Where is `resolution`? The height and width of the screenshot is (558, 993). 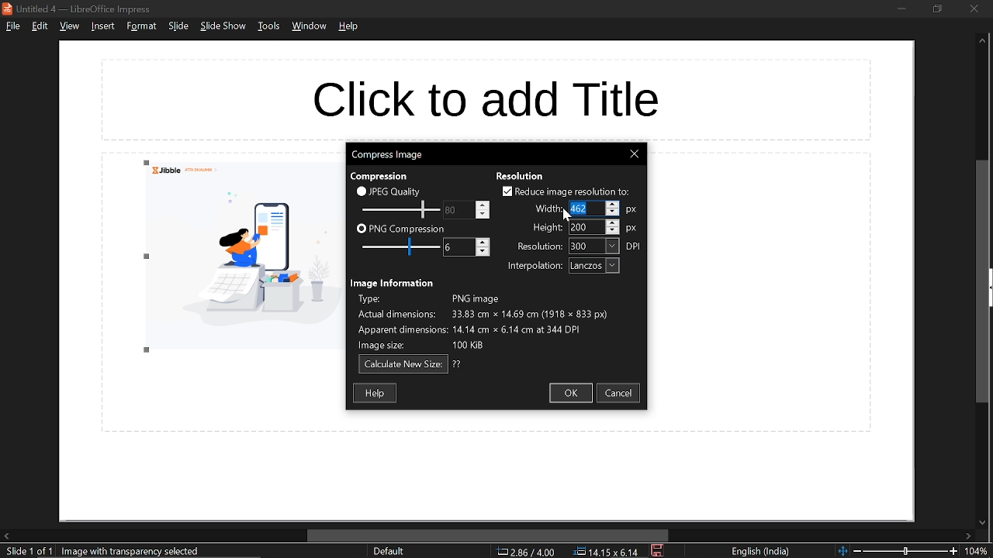 resolution is located at coordinates (594, 246).